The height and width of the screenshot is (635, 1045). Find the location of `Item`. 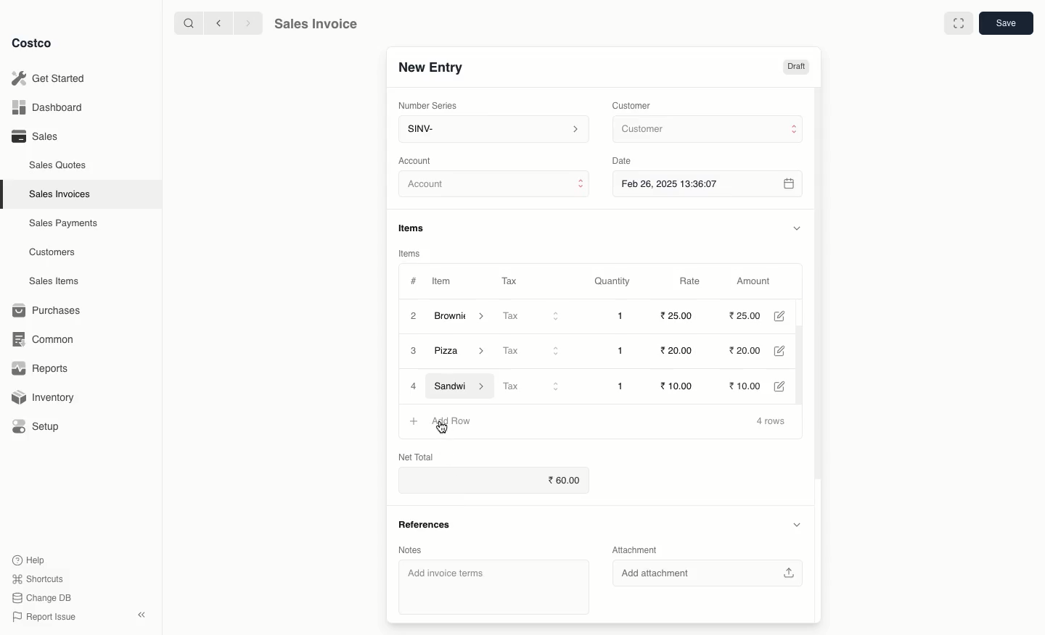

Item is located at coordinates (443, 283).